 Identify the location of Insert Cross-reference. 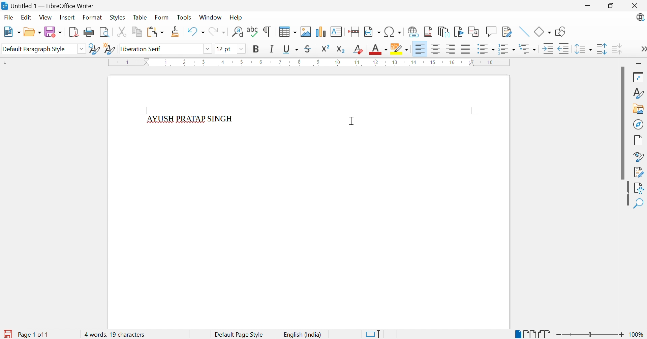
(474, 32).